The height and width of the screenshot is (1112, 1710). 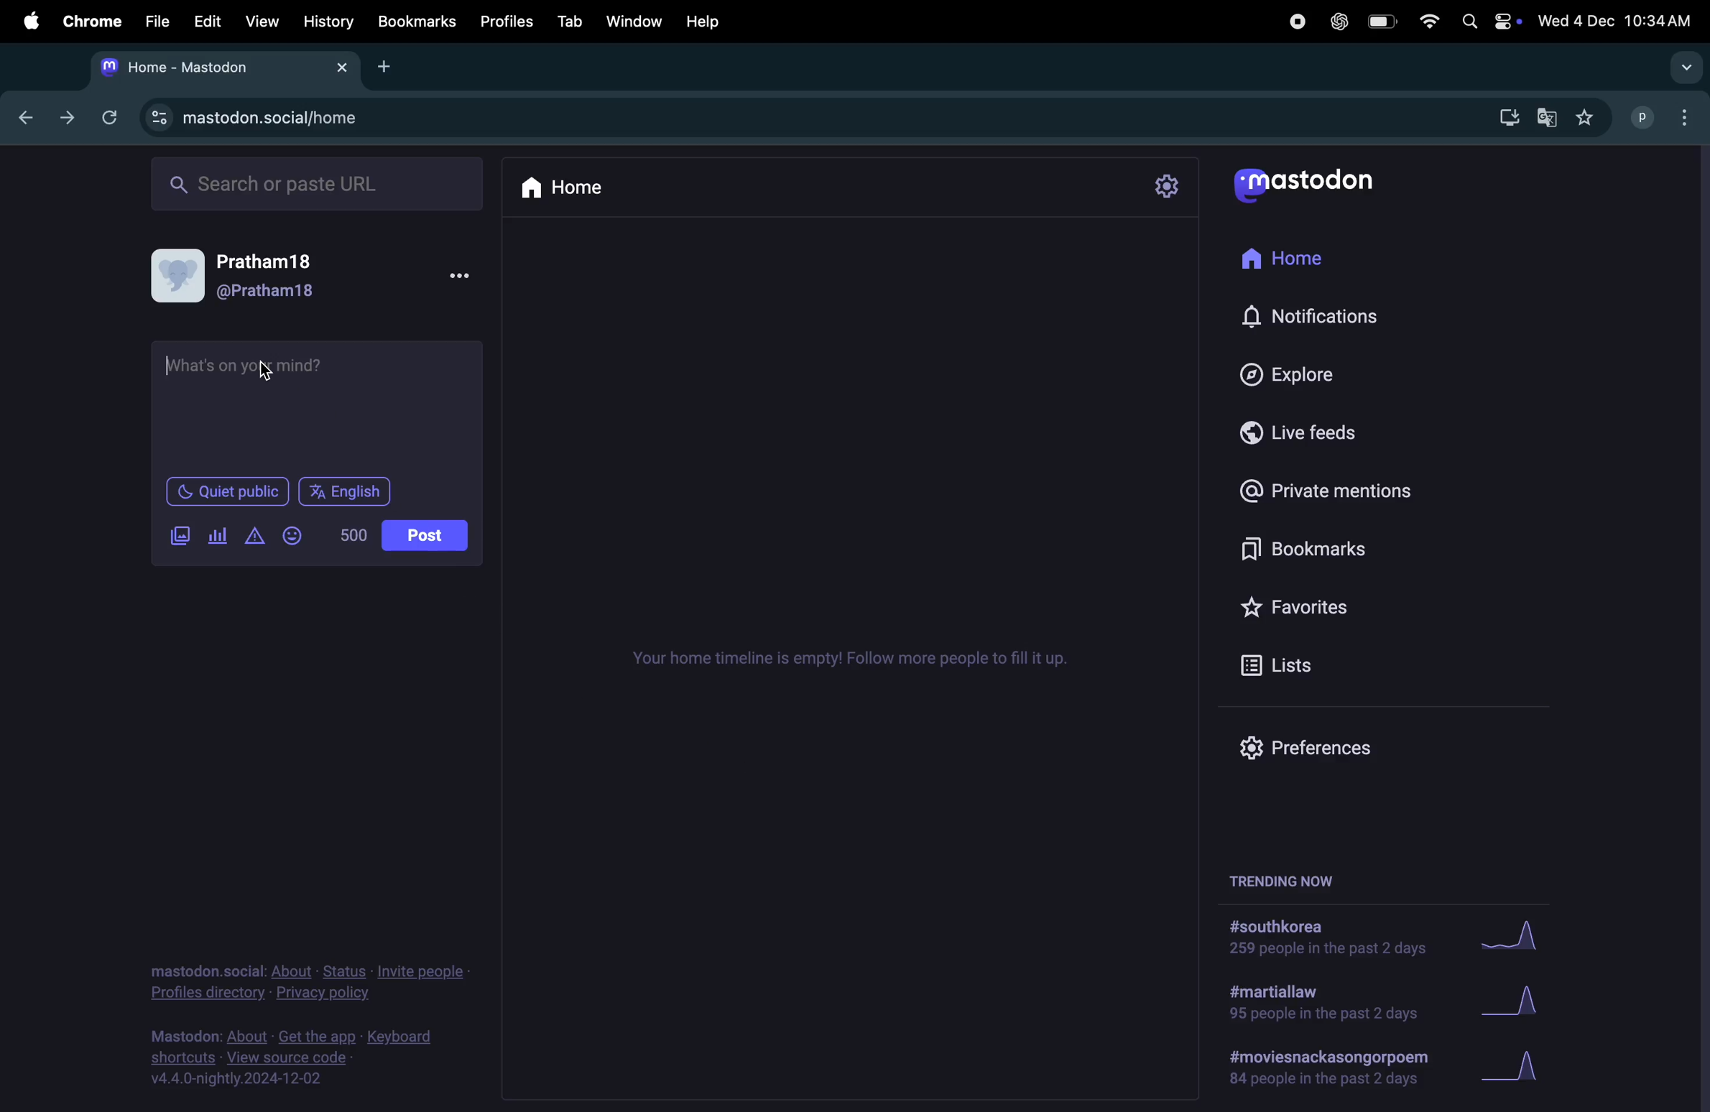 I want to click on cursor, so click(x=267, y=371).